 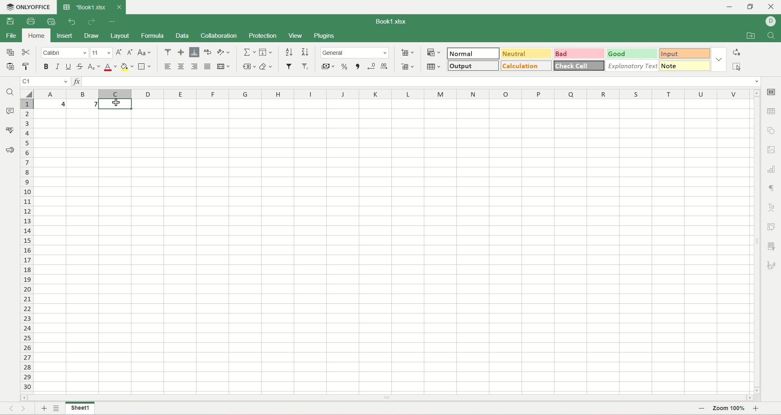 I want to click on currency format, so click(x=327, y=66).